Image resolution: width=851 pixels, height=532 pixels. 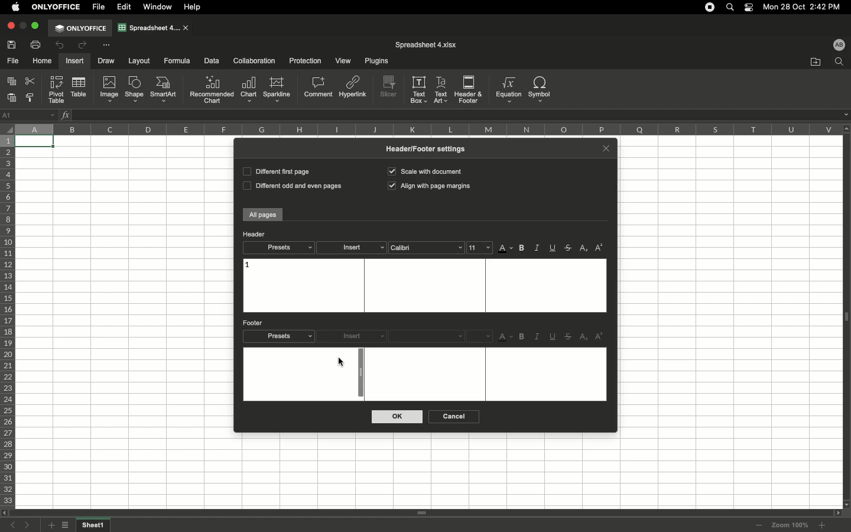 I want to click on All pages, so click(x=263, y=215).